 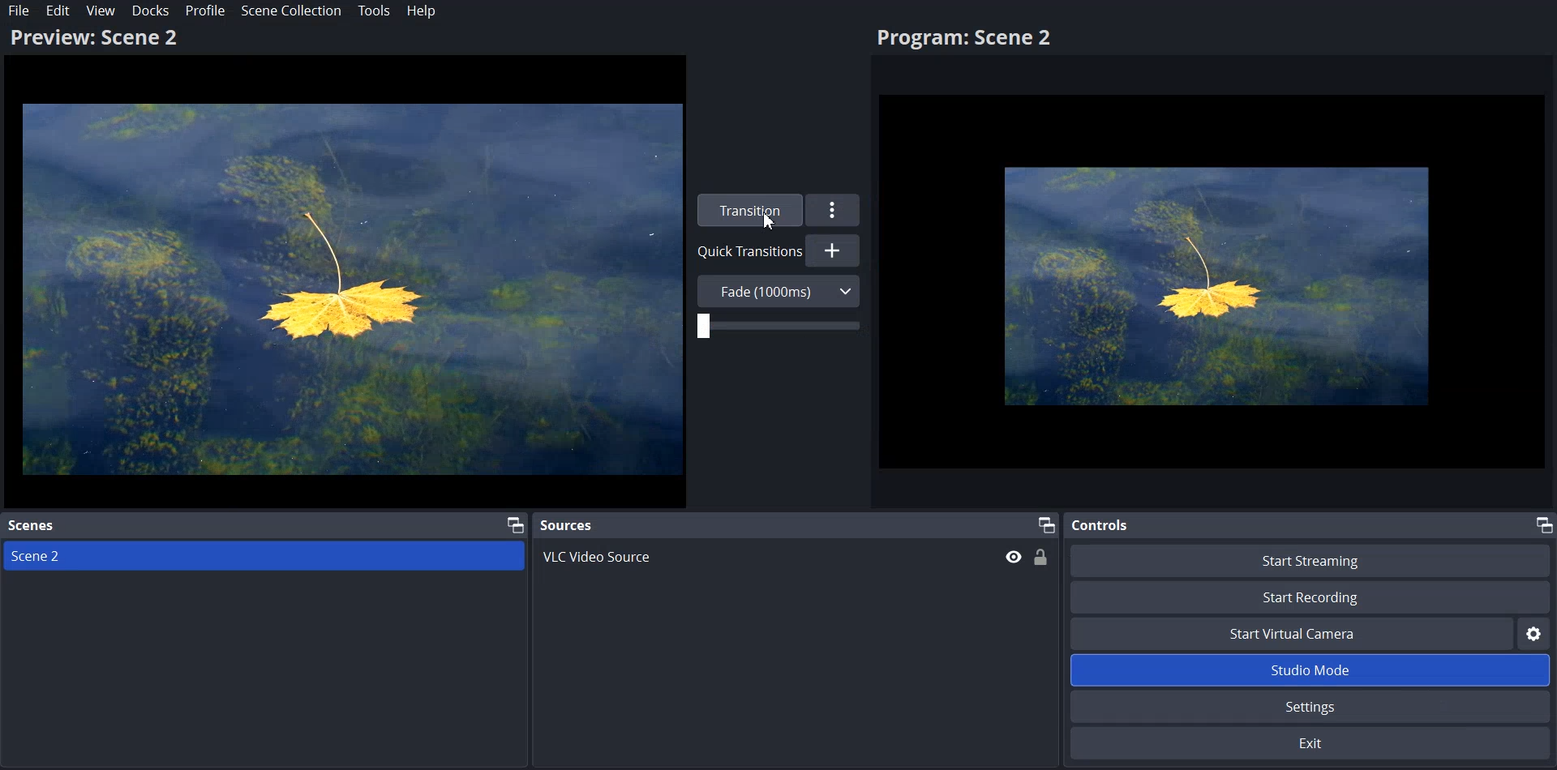 I want to click on Maximize, so click(x=1047, y=524).